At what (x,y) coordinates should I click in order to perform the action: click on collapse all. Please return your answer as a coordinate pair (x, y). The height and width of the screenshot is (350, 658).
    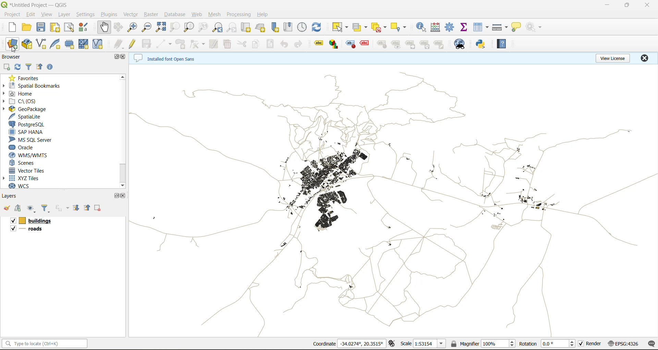
    Looking at the image, I should click on (39, 68).